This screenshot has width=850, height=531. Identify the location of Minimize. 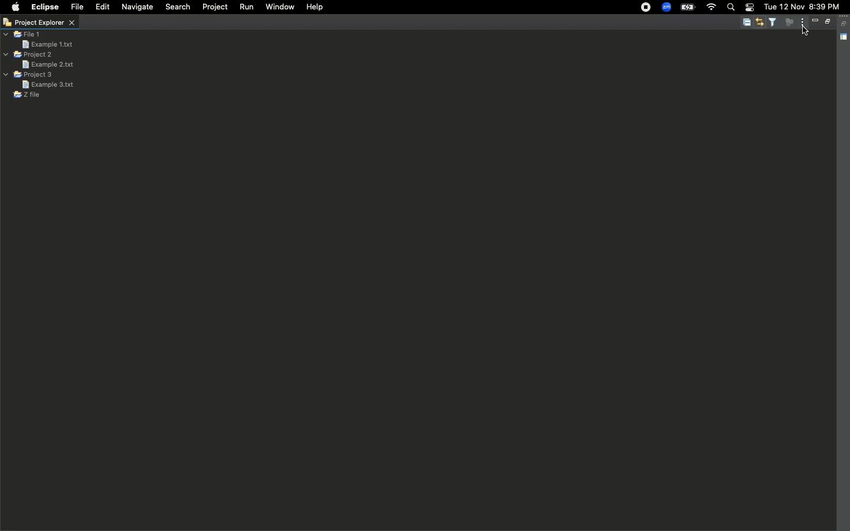
(815, 21).